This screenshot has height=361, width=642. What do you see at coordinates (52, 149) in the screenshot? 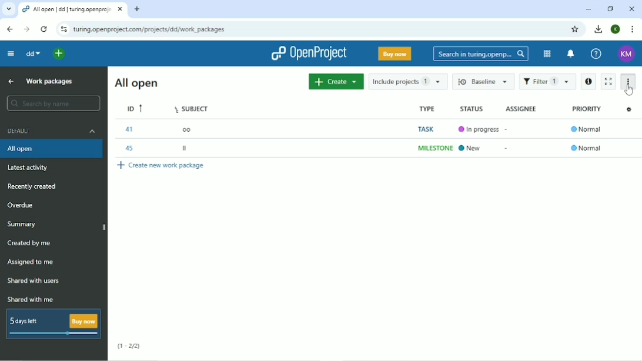
I see `All open` at bounding box center [52, 149].